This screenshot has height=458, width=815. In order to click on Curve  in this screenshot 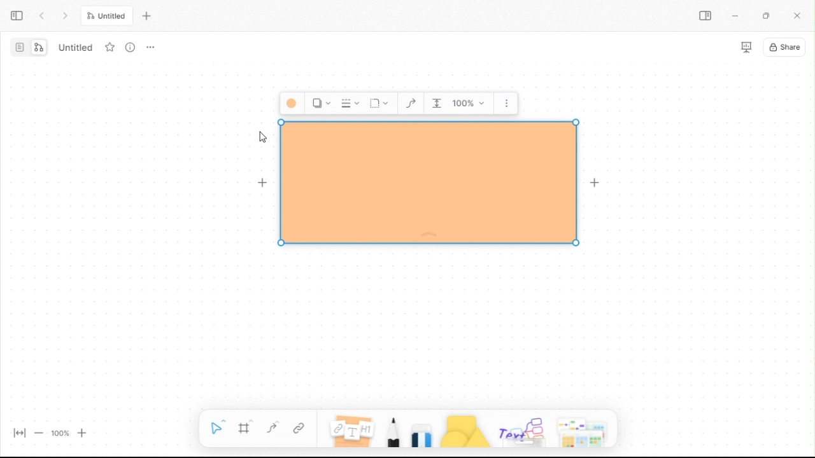, I will do `click(411, 104)`.